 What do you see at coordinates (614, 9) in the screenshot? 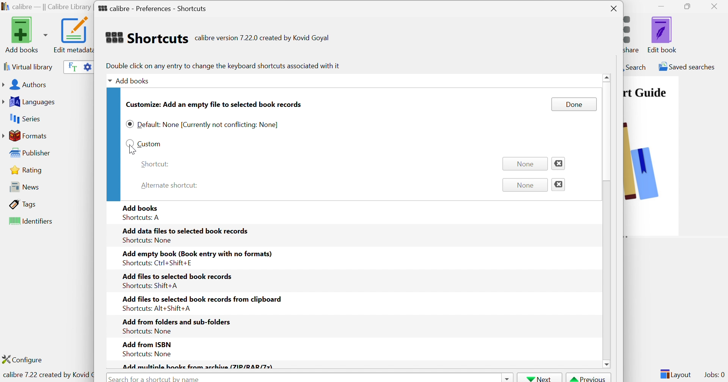
I see `Close` at bounding box center [614, 9].